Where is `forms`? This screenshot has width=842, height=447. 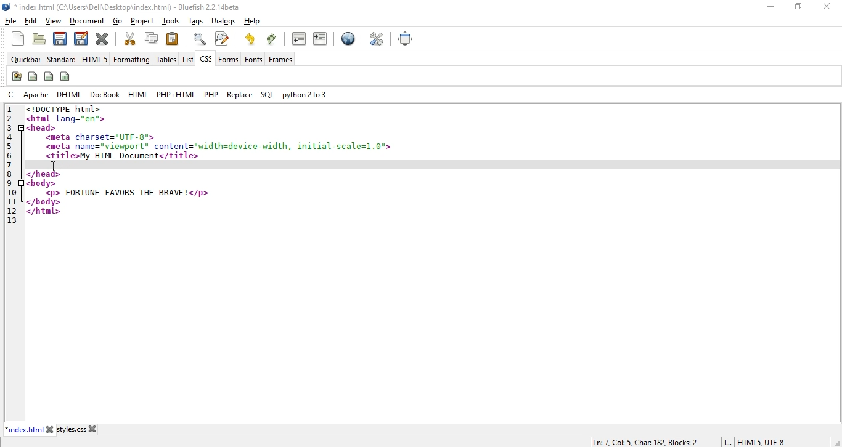 forms is located at coordinates (229, 59).